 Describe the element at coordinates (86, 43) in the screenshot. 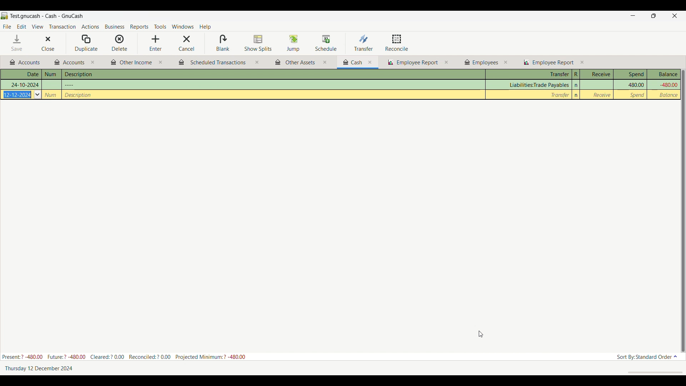

I see `Duplicate` at that location.